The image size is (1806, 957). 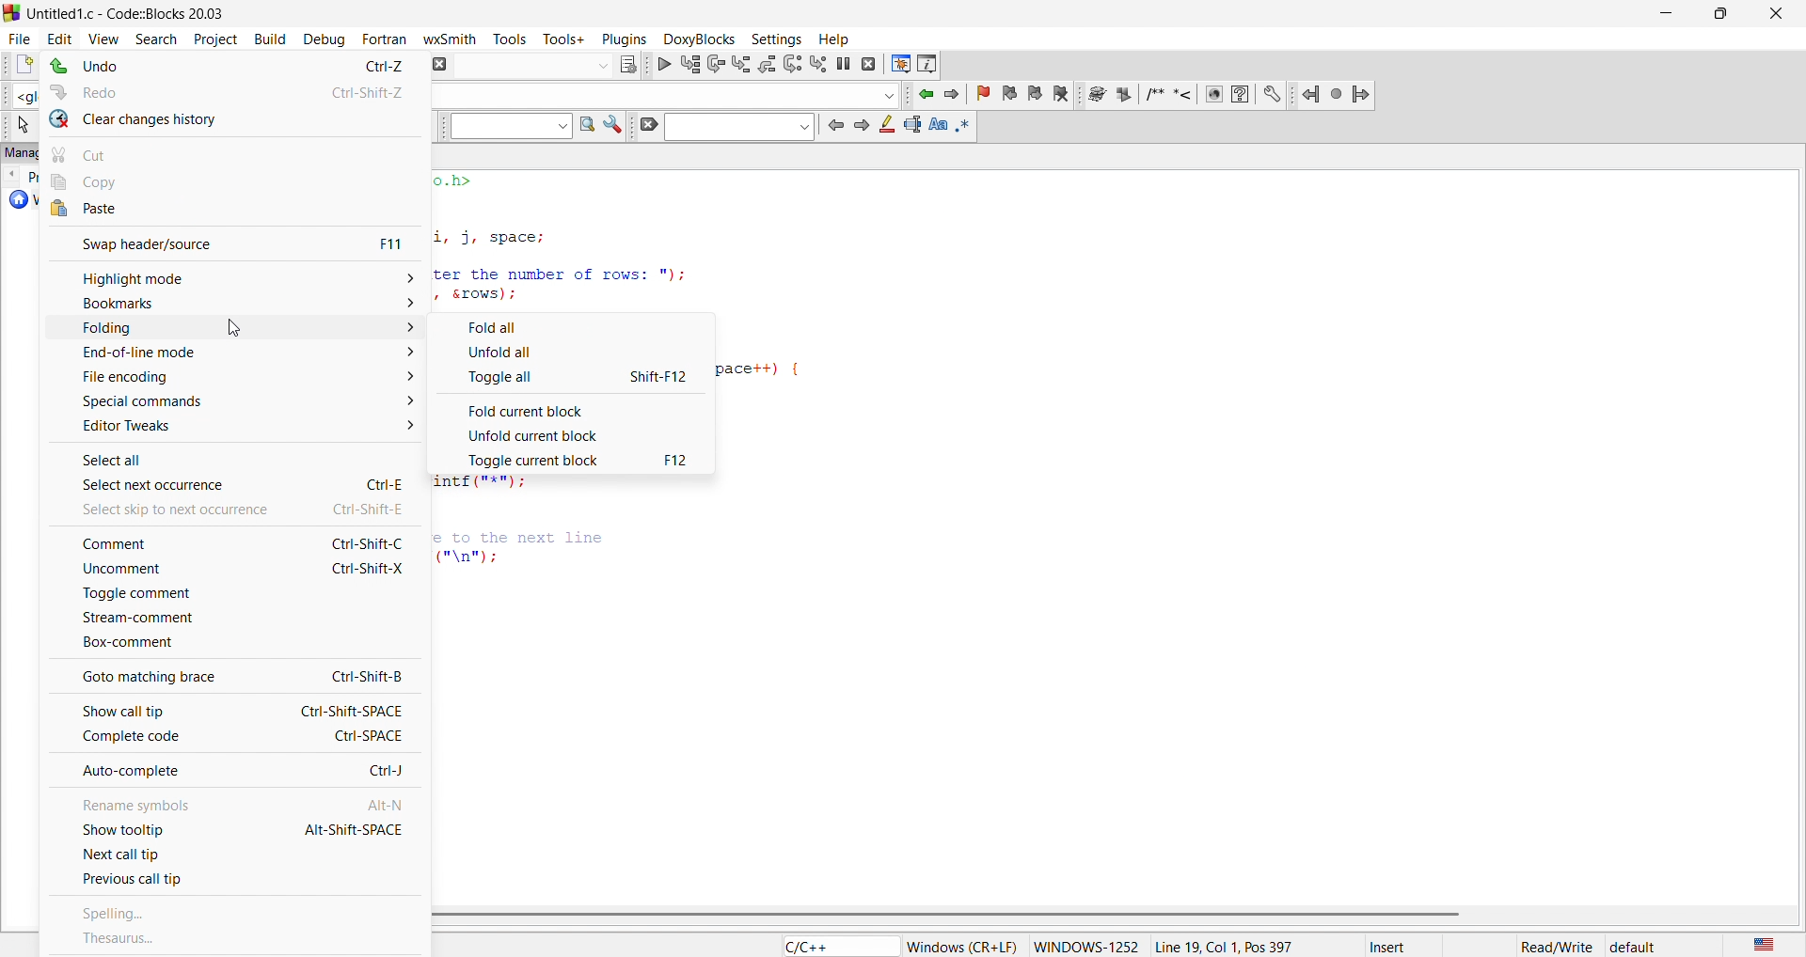 I want to click on complete code, so click(x=234, y=737).